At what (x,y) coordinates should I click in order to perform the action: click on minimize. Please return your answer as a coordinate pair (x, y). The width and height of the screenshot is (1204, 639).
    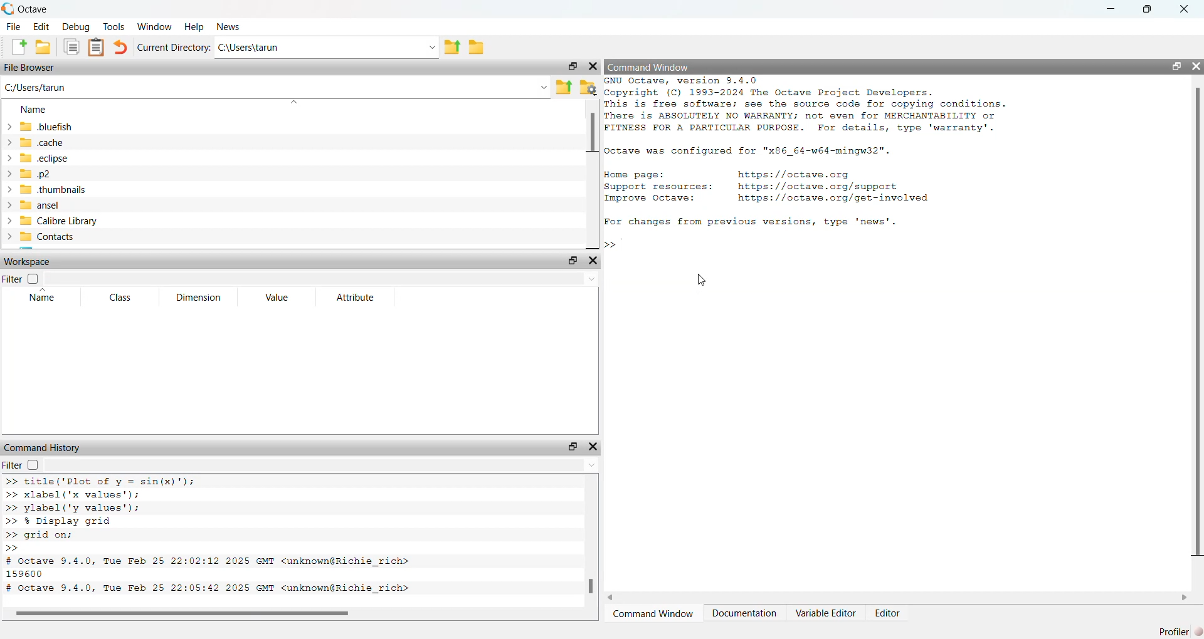
    Looking at the image, I should click on (1110, 10).